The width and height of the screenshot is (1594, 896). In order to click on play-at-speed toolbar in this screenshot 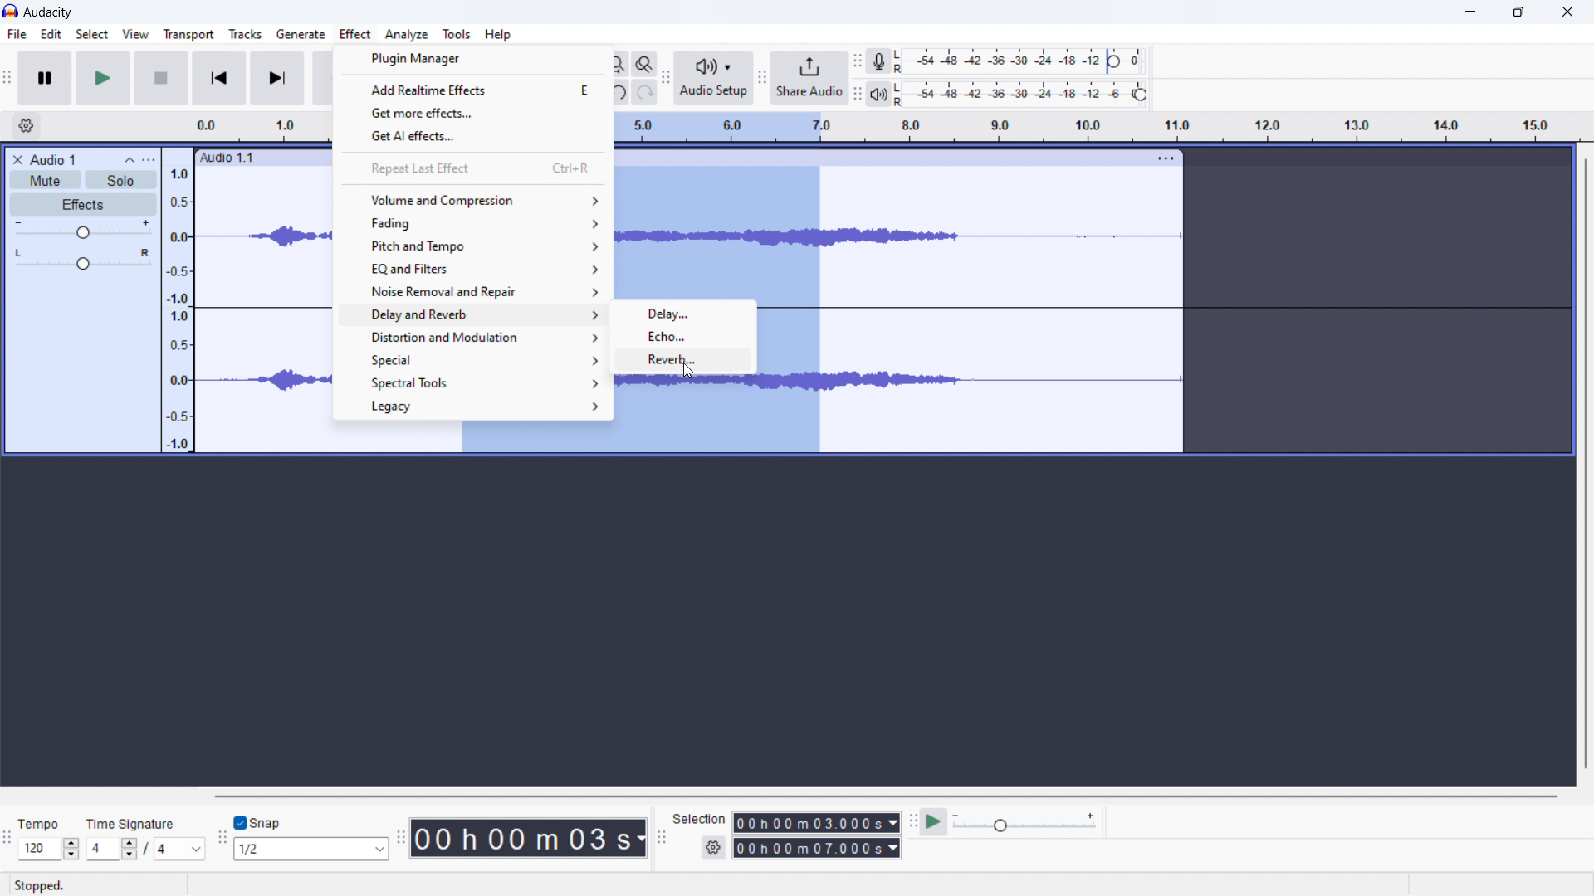, I will do `click(914, 821)`.